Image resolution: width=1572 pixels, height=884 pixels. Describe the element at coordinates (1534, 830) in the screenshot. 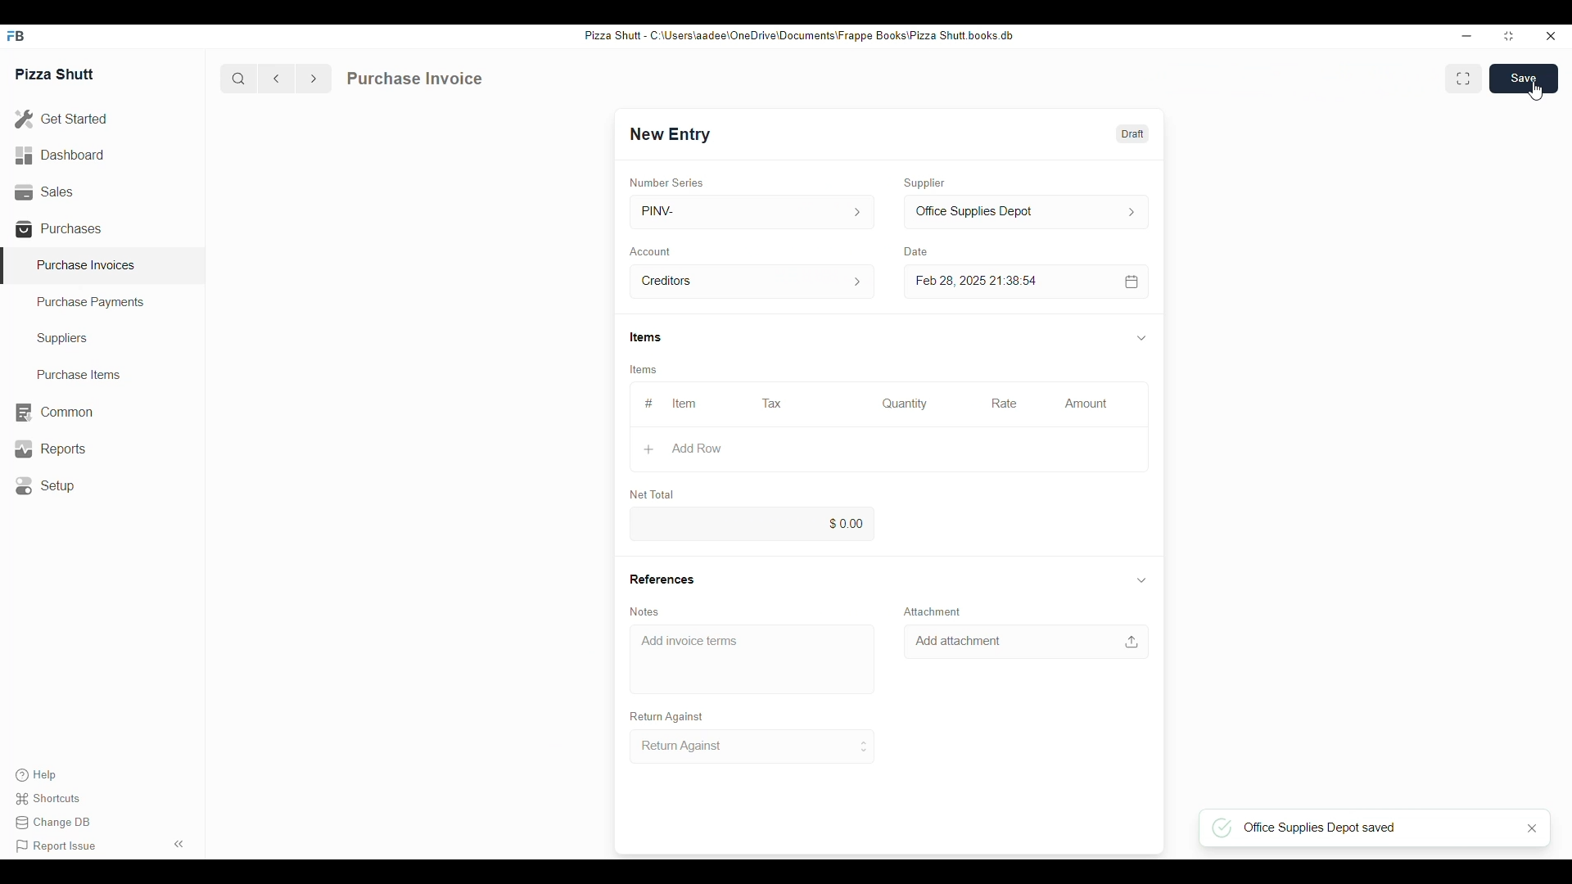

I see `close` at that location.